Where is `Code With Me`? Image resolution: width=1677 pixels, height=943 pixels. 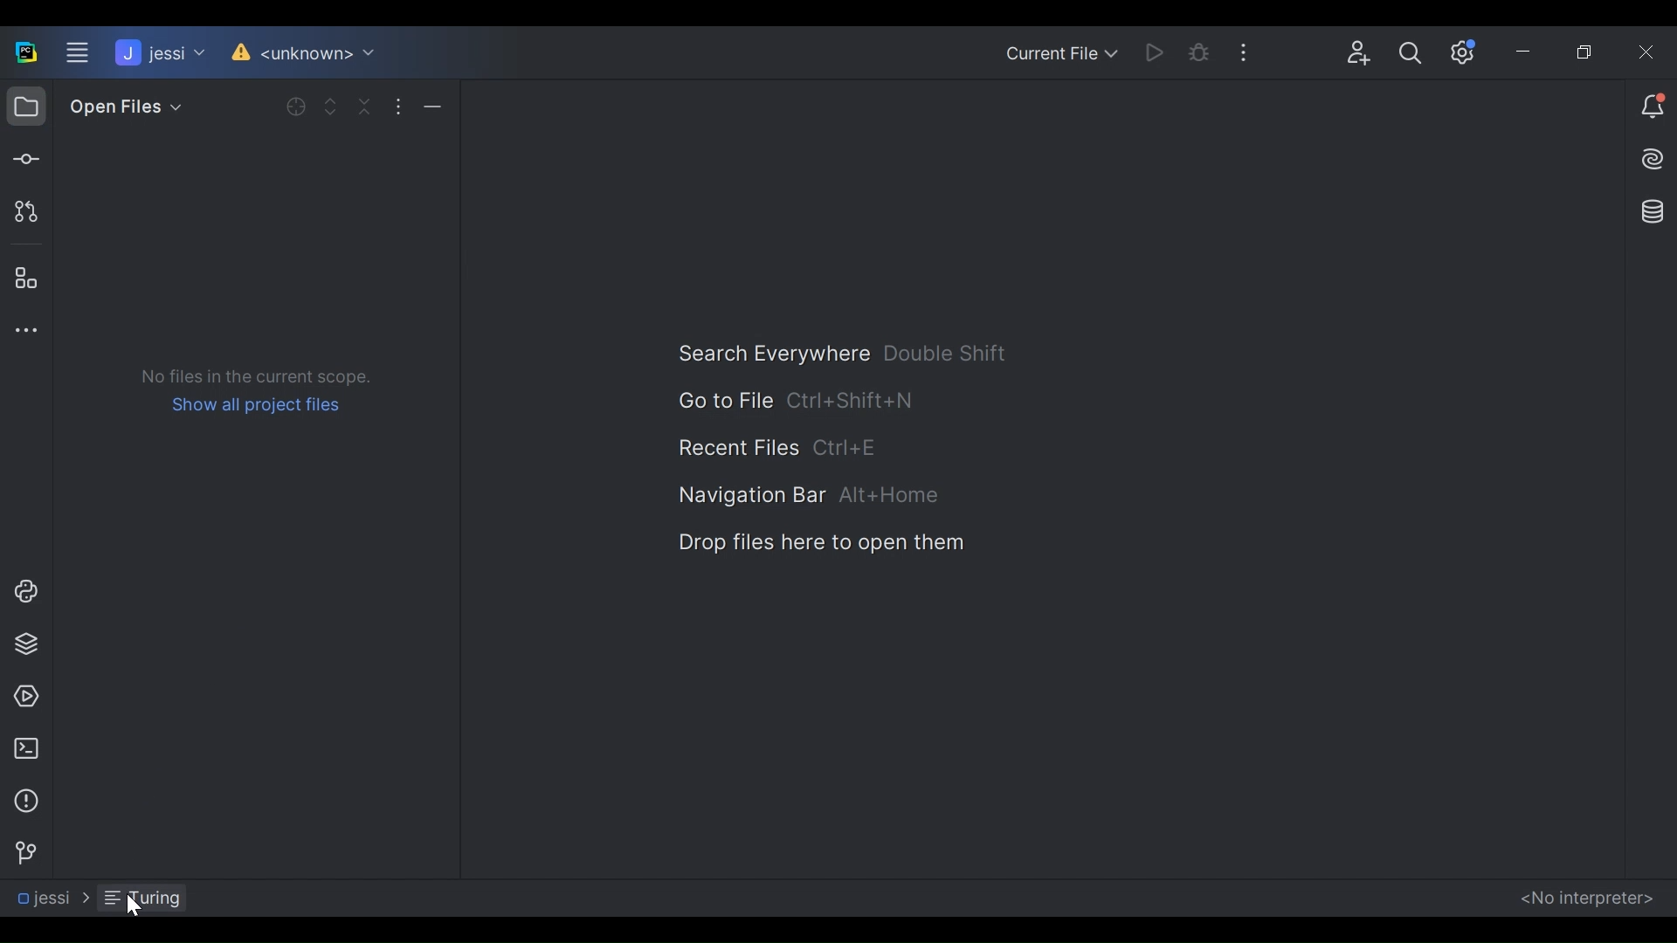
Code With Me is located at coordinates (1361, 53).